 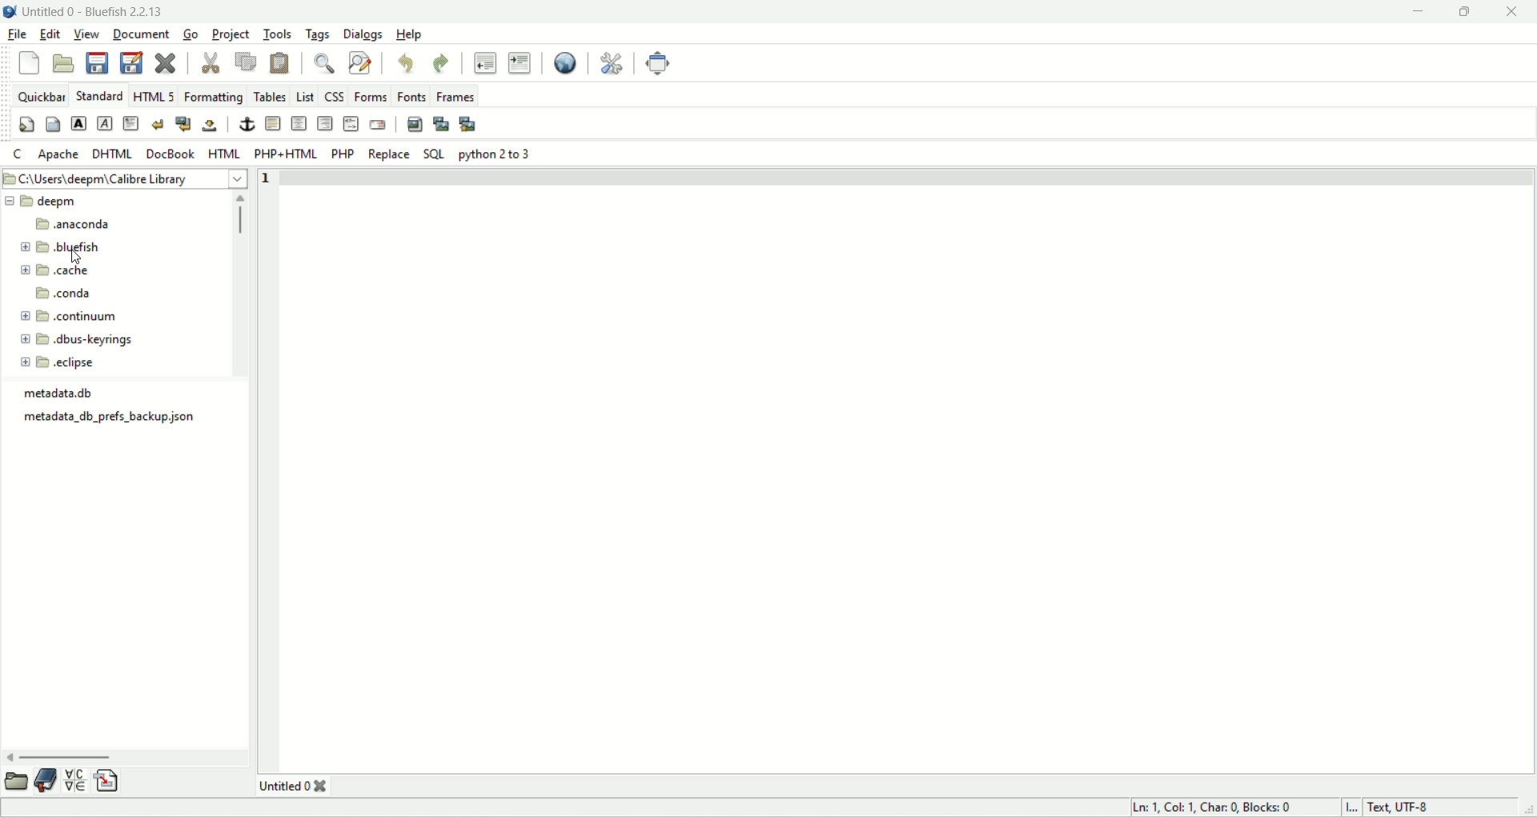 What do you see at coordinates (102, 96) in the screenshot?
I see `STANDARD` at bounding box center [102, 96].